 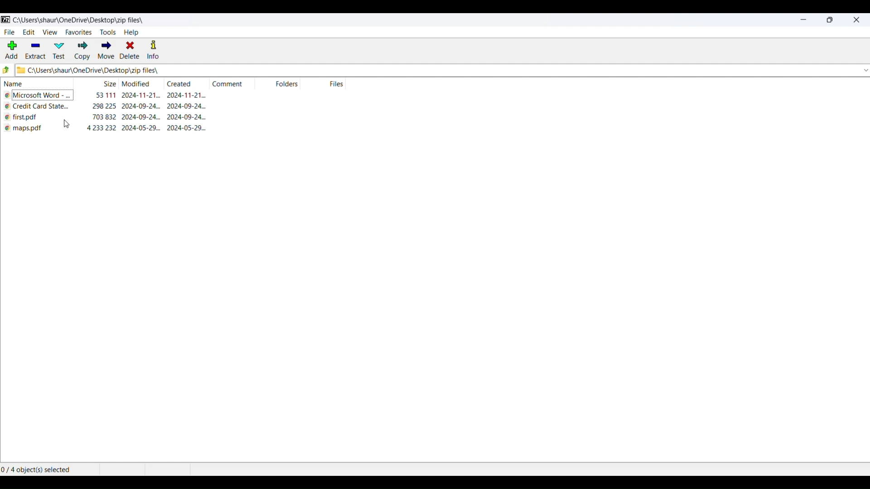 What do you see at coordinates (187, 119) in the screenshot?
I see `file creation date` at bounding box center [187, 119].